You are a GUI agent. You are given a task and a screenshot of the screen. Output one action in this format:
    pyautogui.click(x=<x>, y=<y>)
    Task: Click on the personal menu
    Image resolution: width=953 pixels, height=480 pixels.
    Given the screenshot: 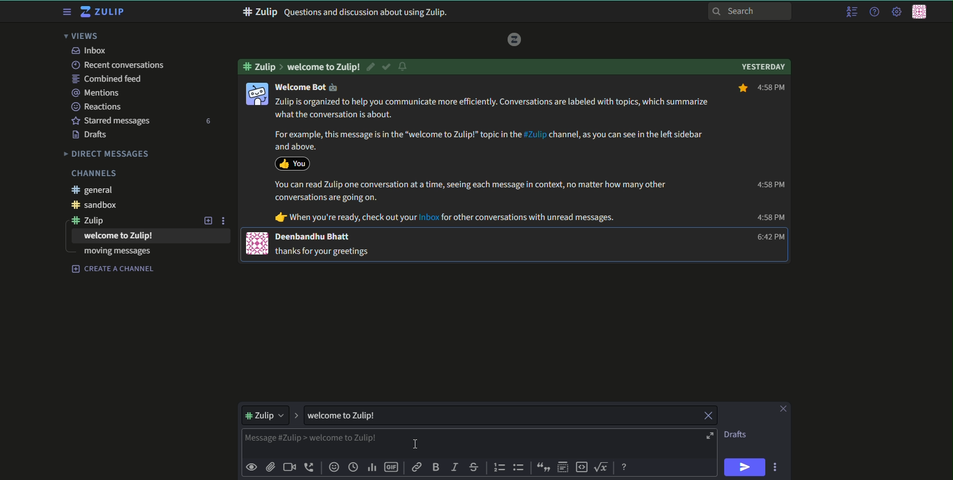 What is the action you would take?
    pyautogui.click(x=921, y=13)
    